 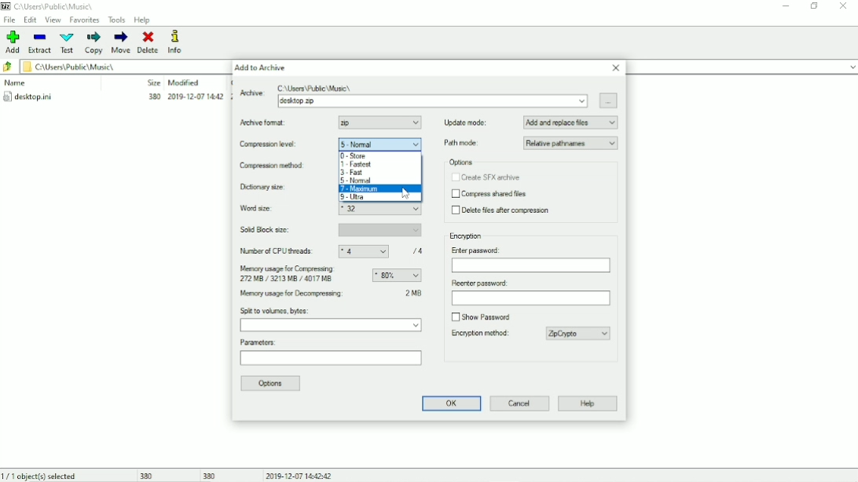 I want to click on View, so click(x=53, y=20).